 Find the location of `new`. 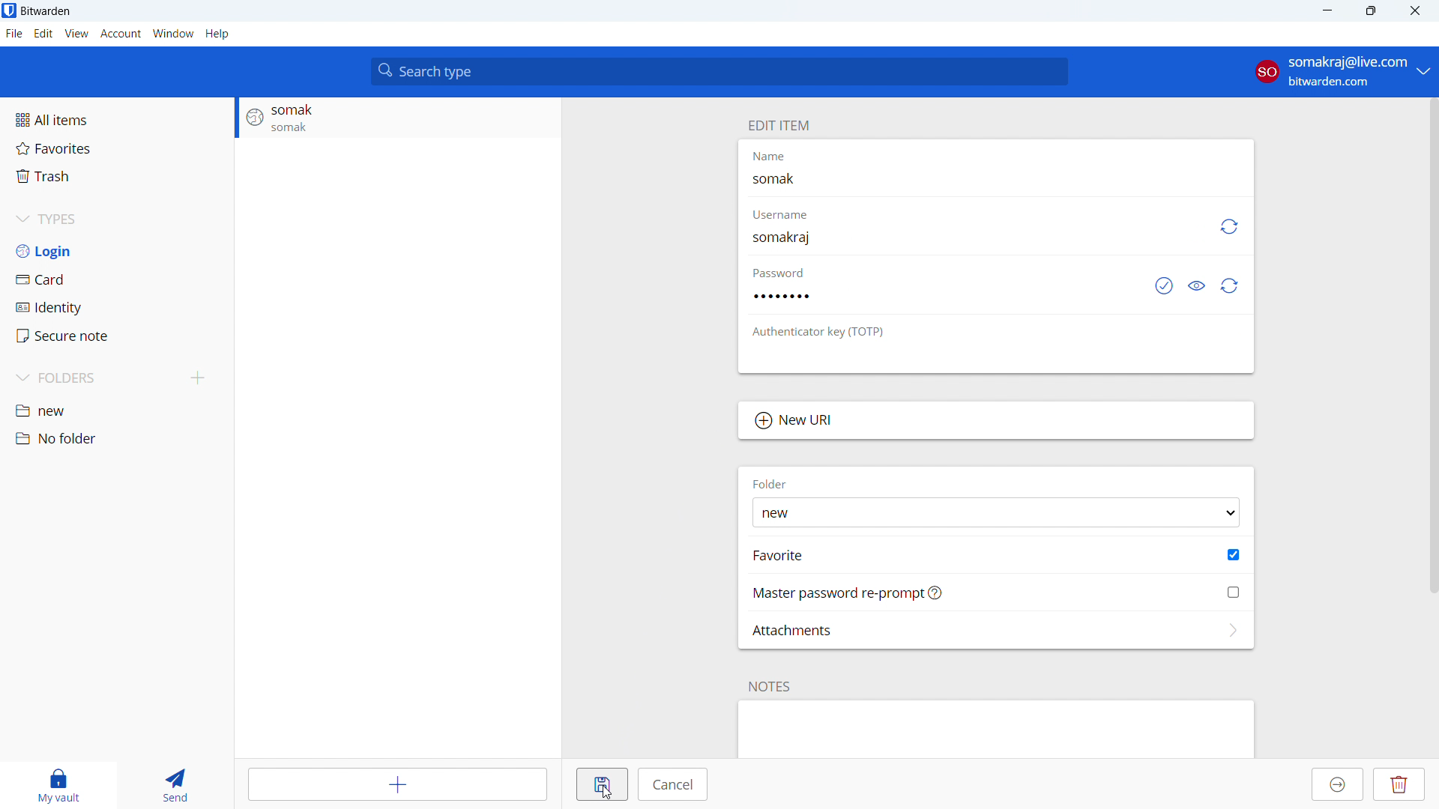

new is located at coordinates (117, 410).